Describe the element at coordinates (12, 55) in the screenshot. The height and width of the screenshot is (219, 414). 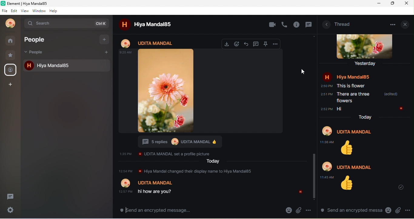
I see `favourite` at that location.